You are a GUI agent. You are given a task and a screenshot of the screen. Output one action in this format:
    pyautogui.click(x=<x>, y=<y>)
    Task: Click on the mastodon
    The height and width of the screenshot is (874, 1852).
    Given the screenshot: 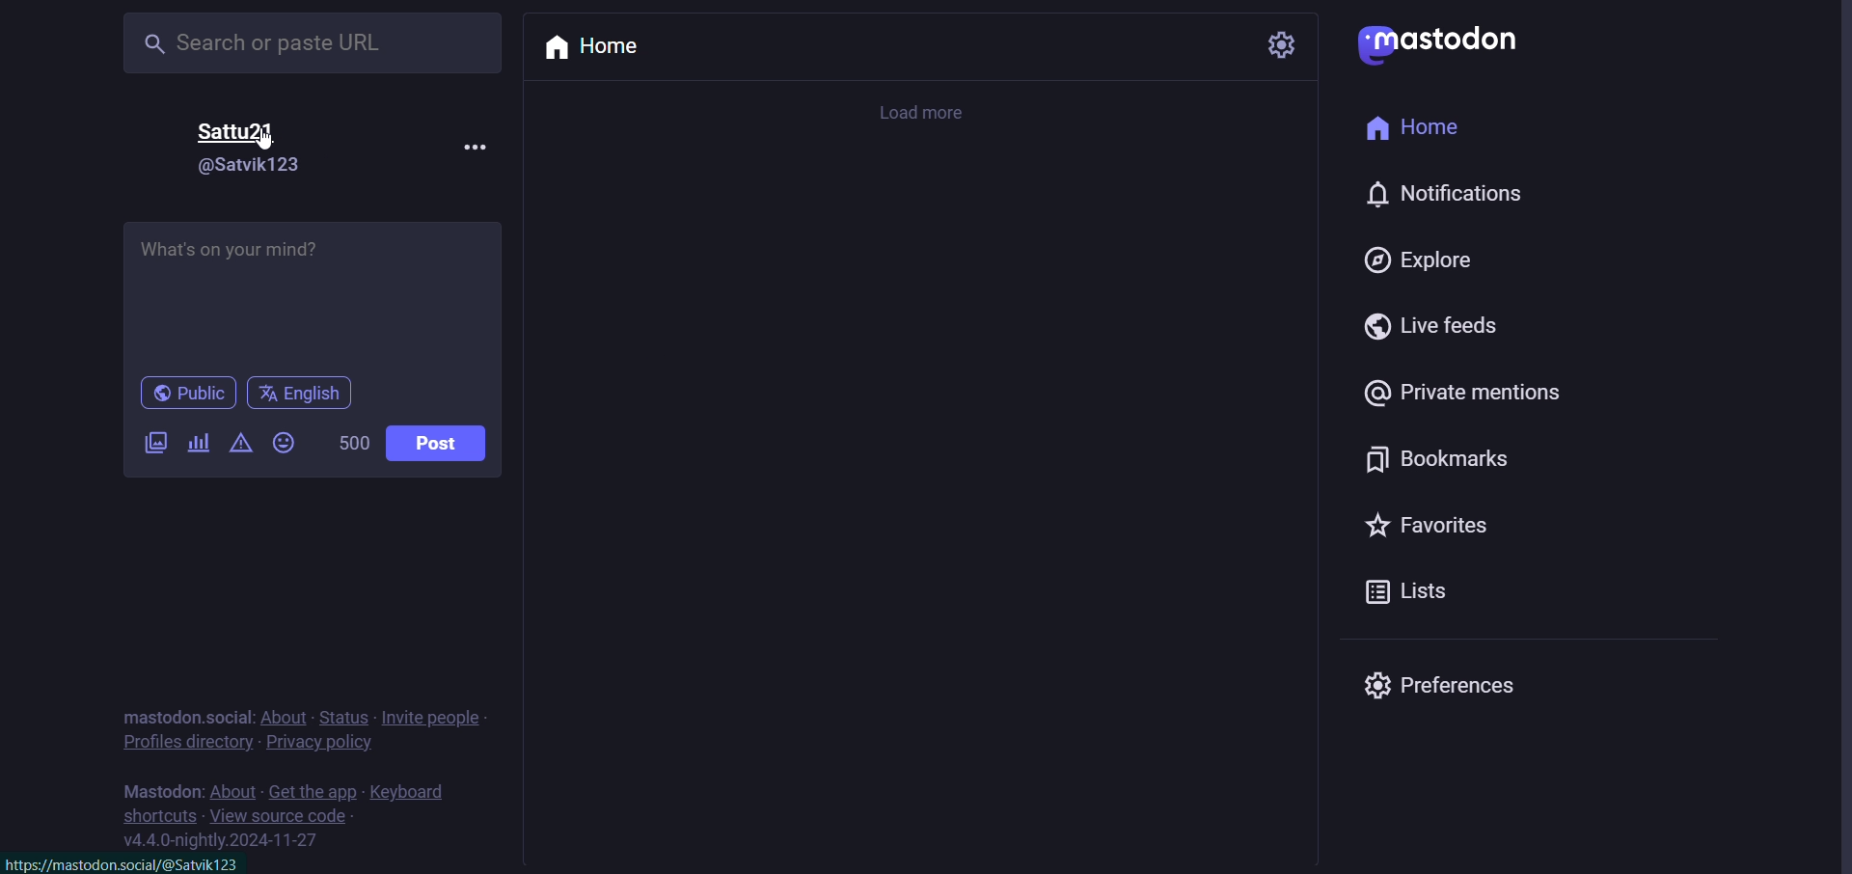 What is the action you would take?
    pyautogui.click(x=160, y=790)
    